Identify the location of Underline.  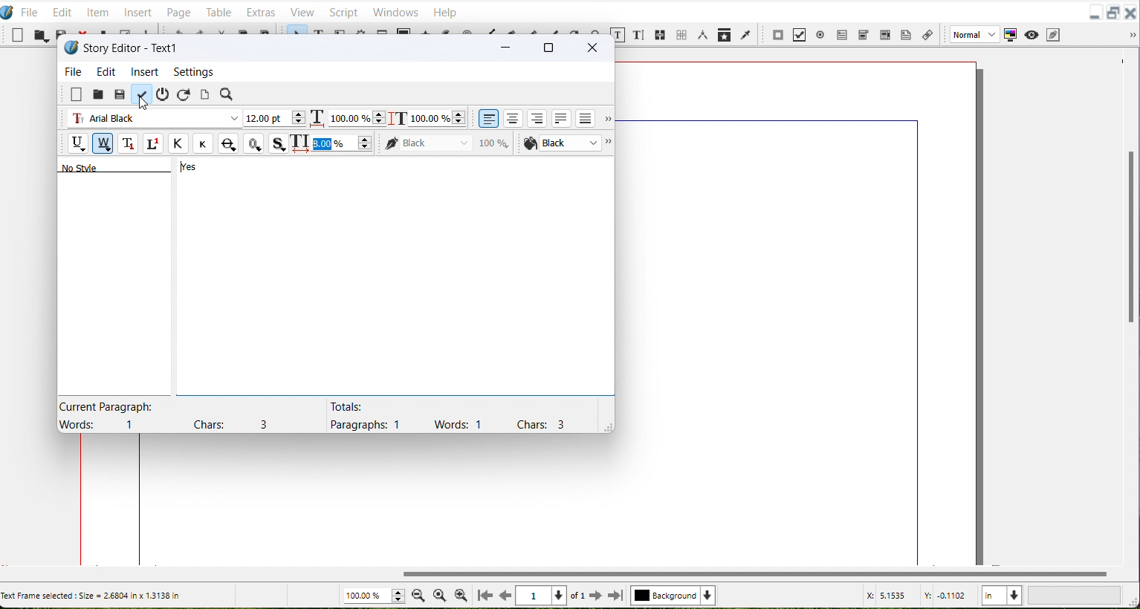
(76, 144).